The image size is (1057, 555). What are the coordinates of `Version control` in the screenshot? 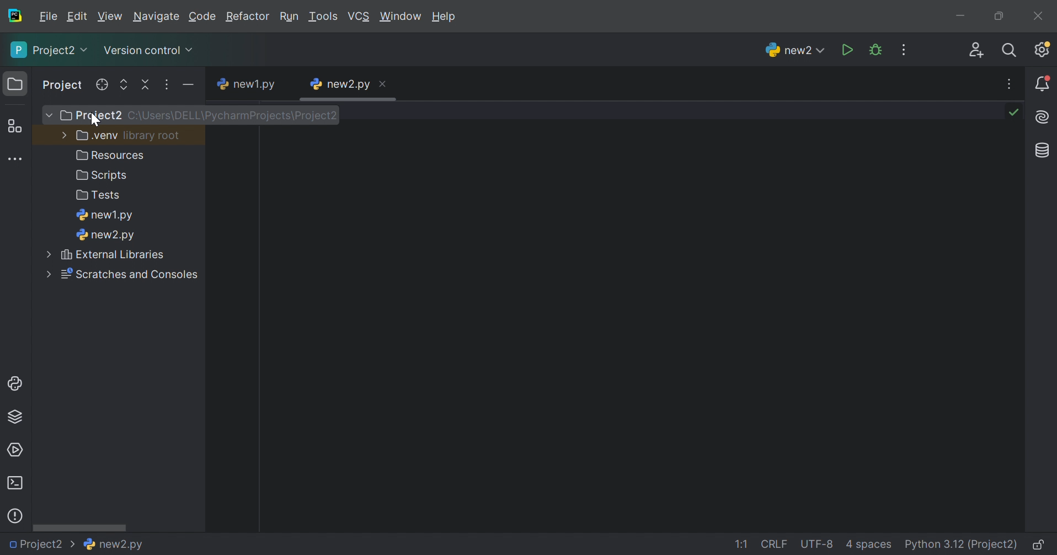 It's located at (151, 51).